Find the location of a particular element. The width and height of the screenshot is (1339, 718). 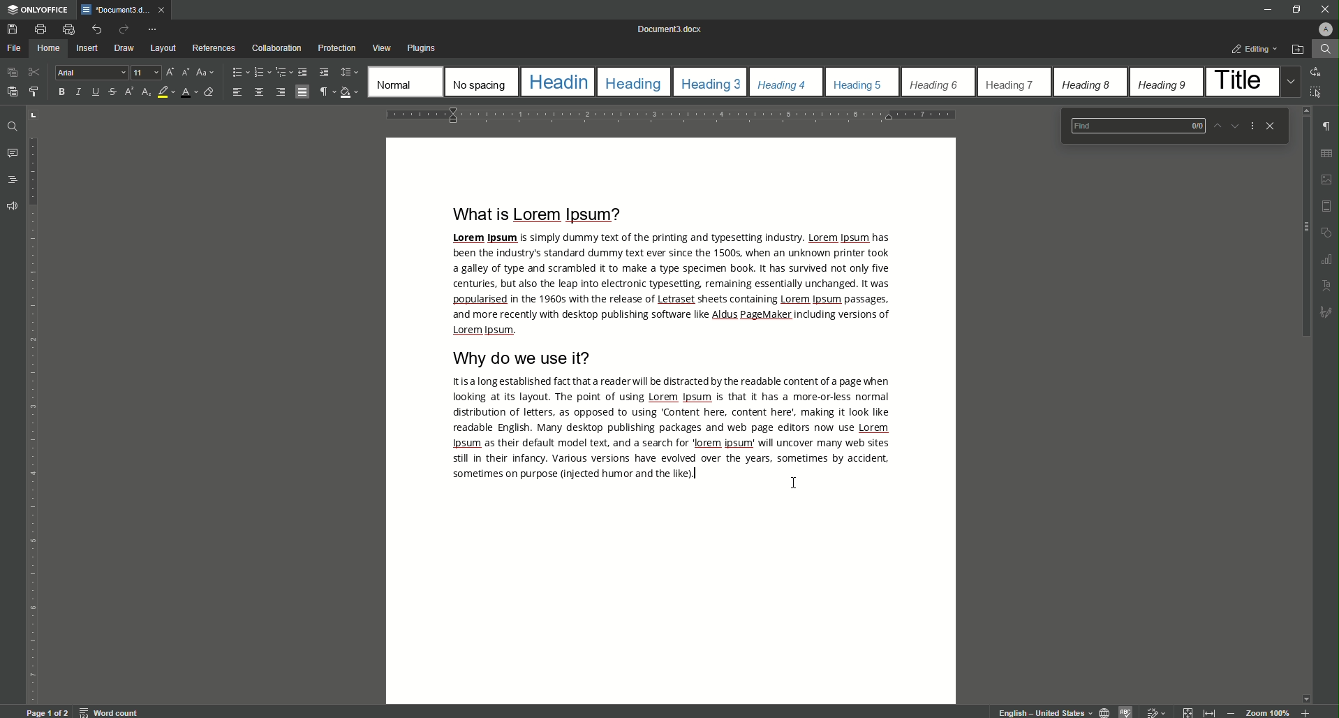

Increase Indent is located at coordinates (326, 72).